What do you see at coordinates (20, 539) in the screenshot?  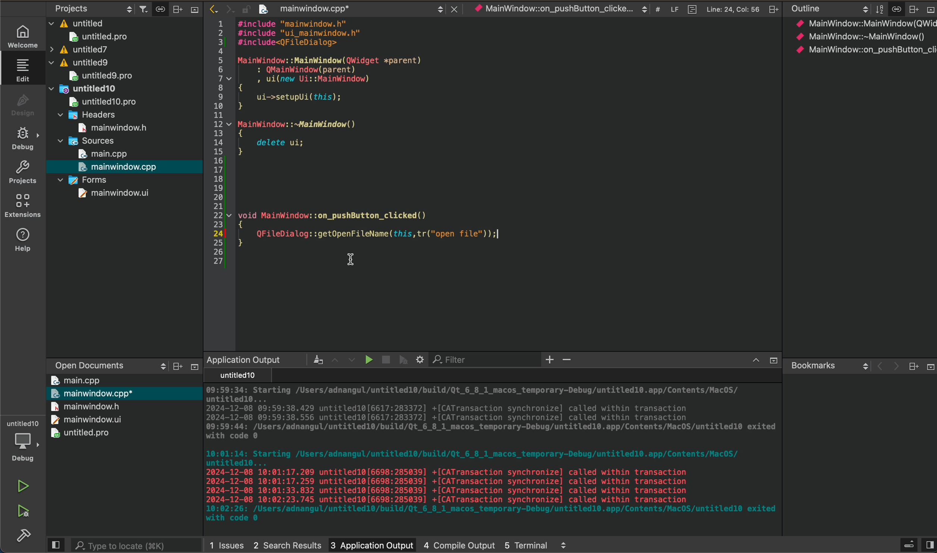 I see `build` at bounding box center [20, 539].